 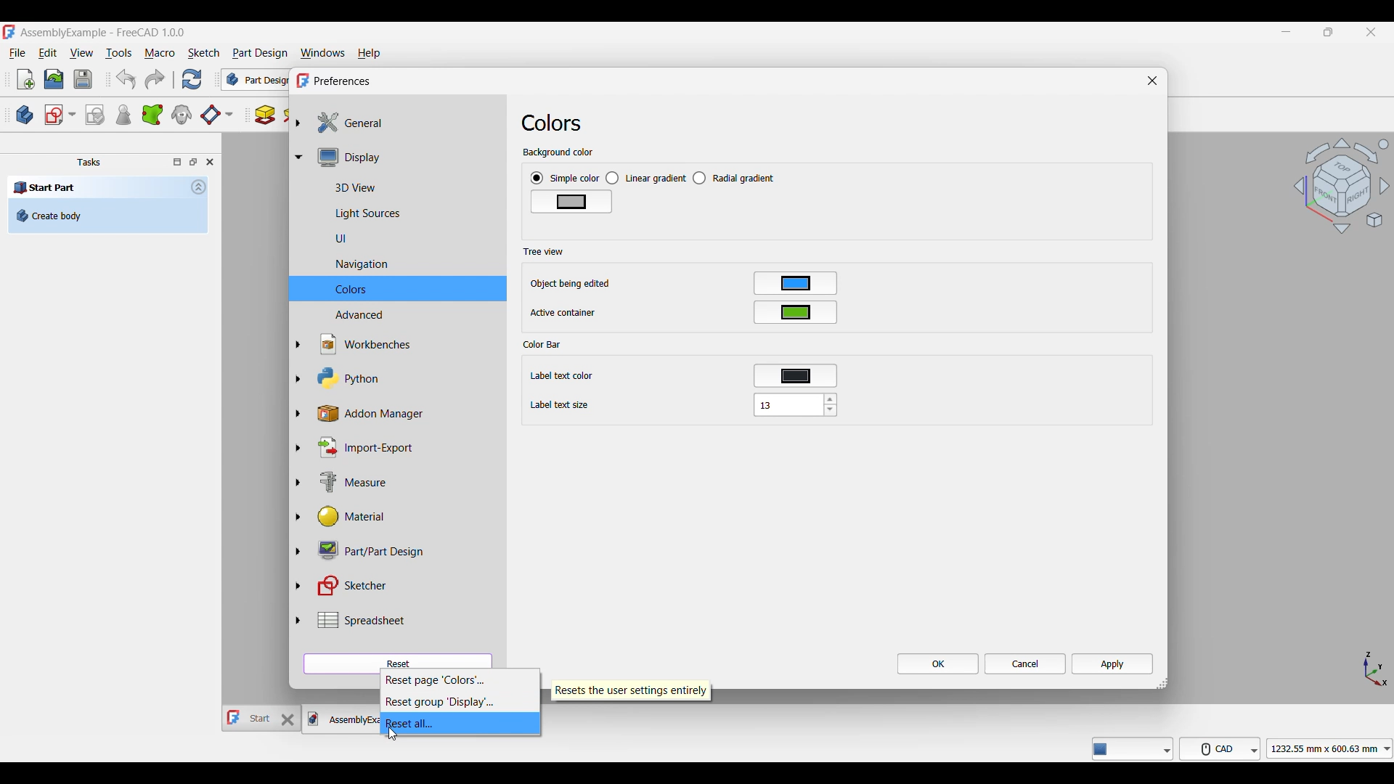 I want to click on Workbench settings, so click(x=356, y=345).